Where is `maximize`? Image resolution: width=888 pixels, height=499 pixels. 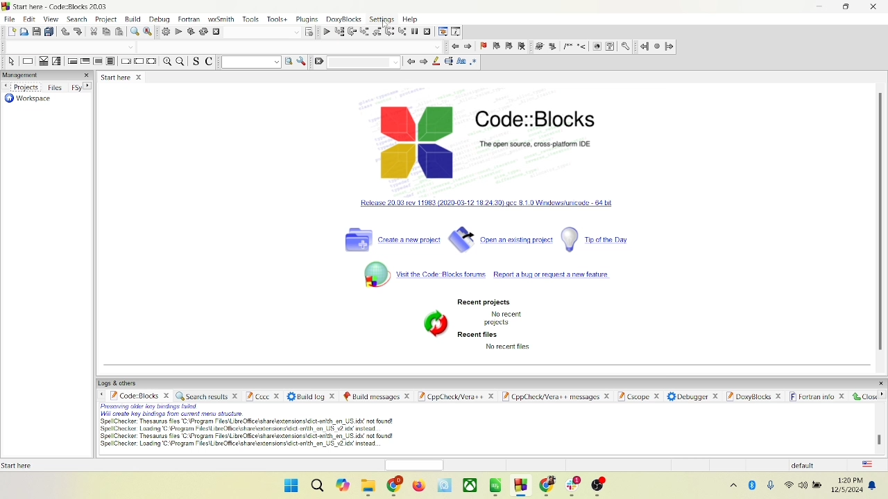 maximize is located at coordinates (848, 8).